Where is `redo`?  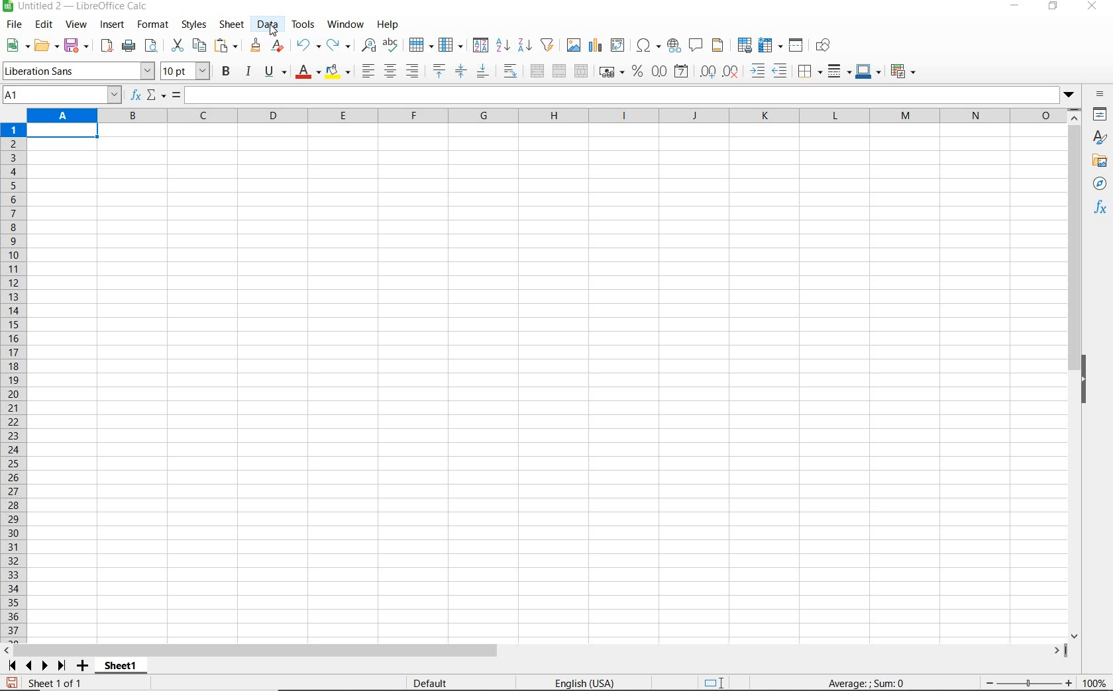
redo is located at coordinates (338, 46).